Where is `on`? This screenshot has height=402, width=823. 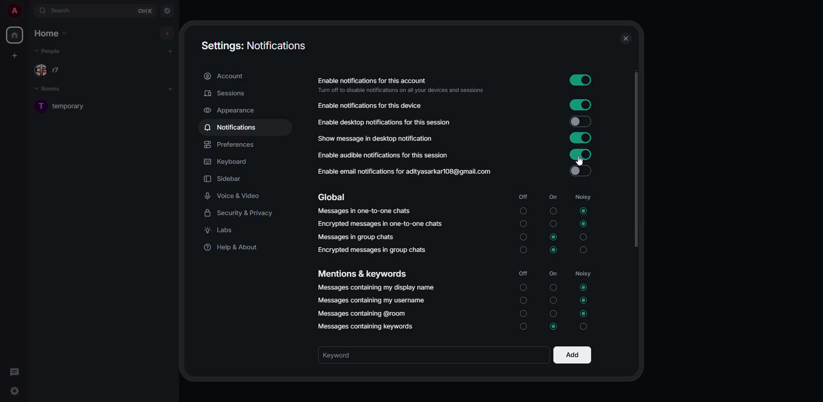
on is located at coordinates (552, 197).